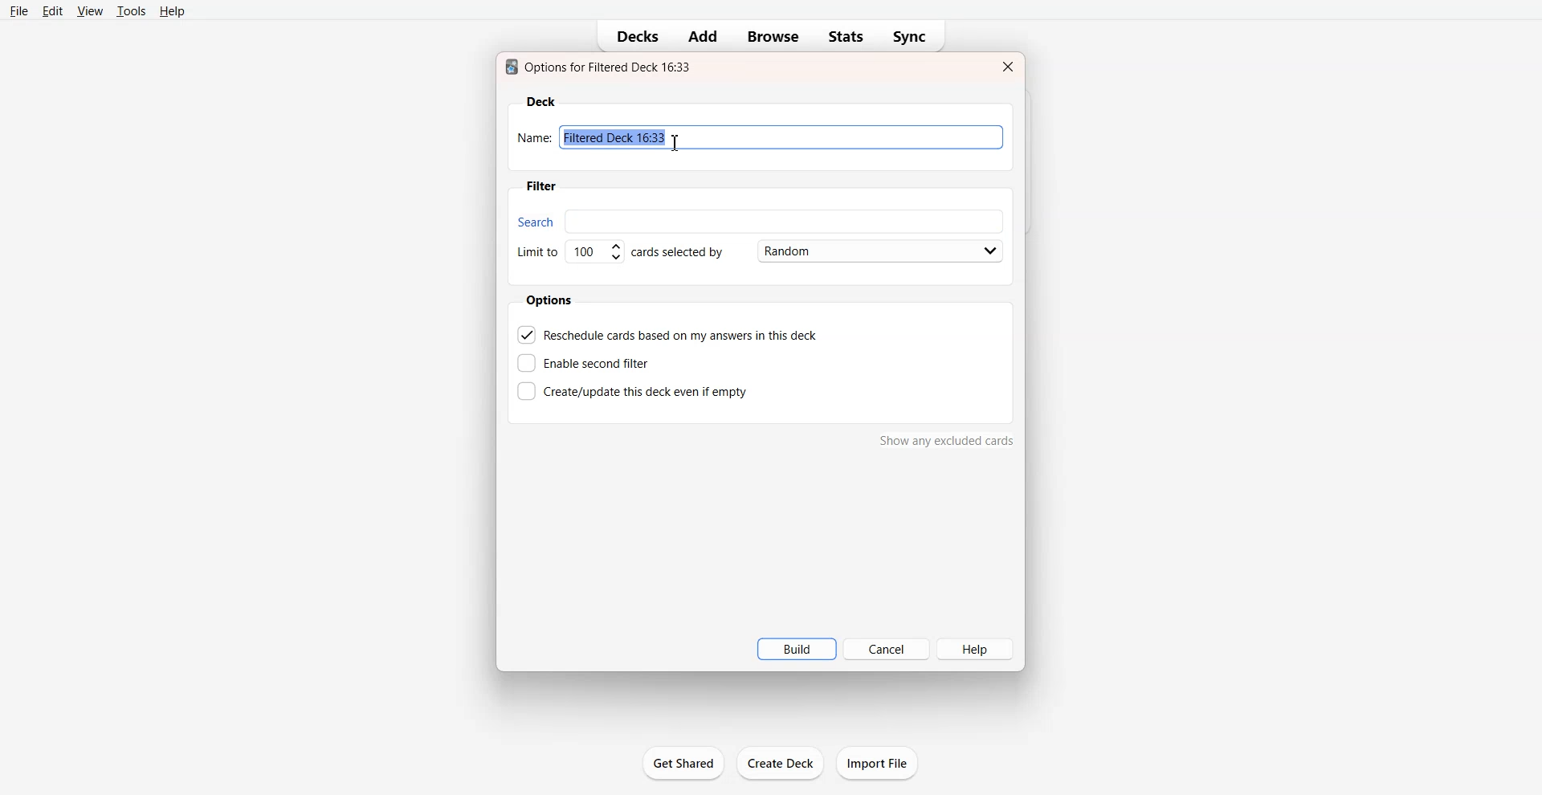 This screenshot has height=795, width=1542. Describe the element at coordinates (1006, 67) in the screenshot. I see `Close` at that location.